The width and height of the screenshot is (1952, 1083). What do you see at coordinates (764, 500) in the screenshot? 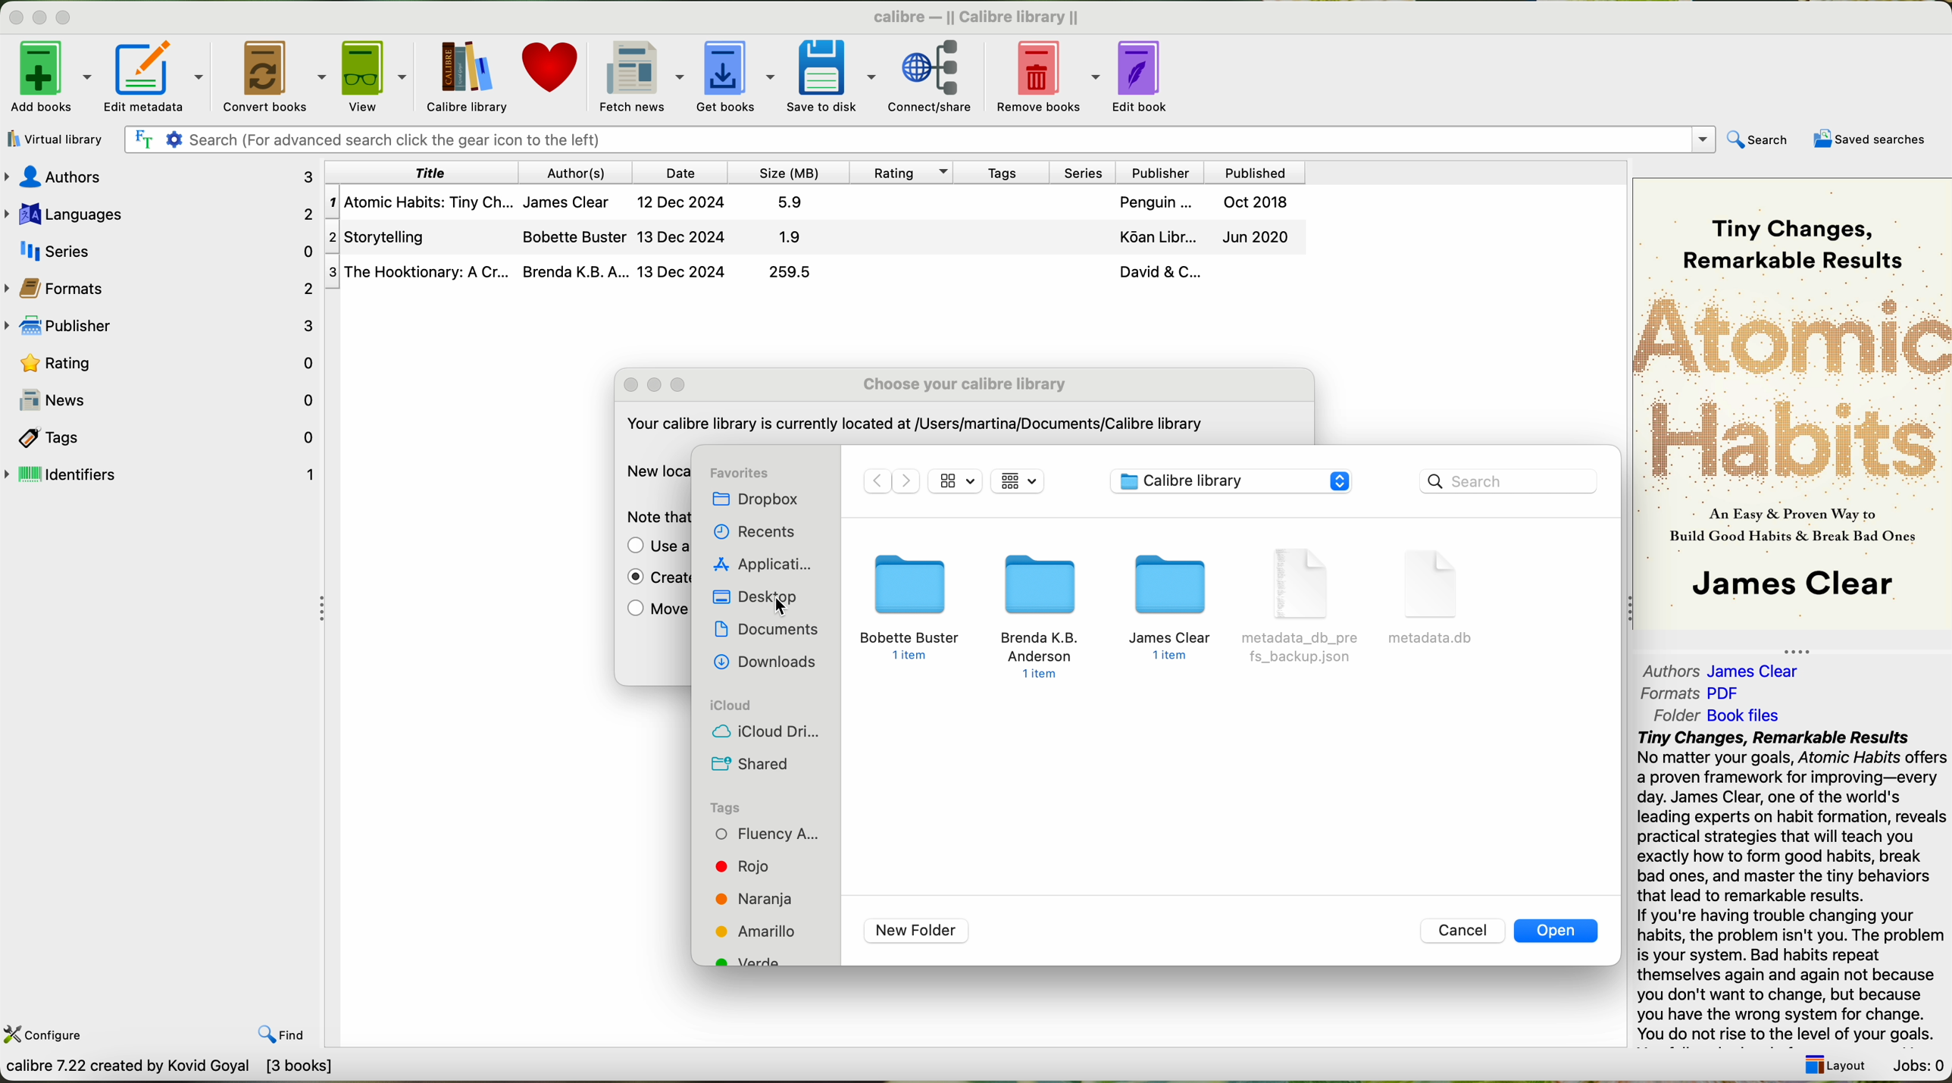
I see `dropbox` at bounding box center [764, 500].